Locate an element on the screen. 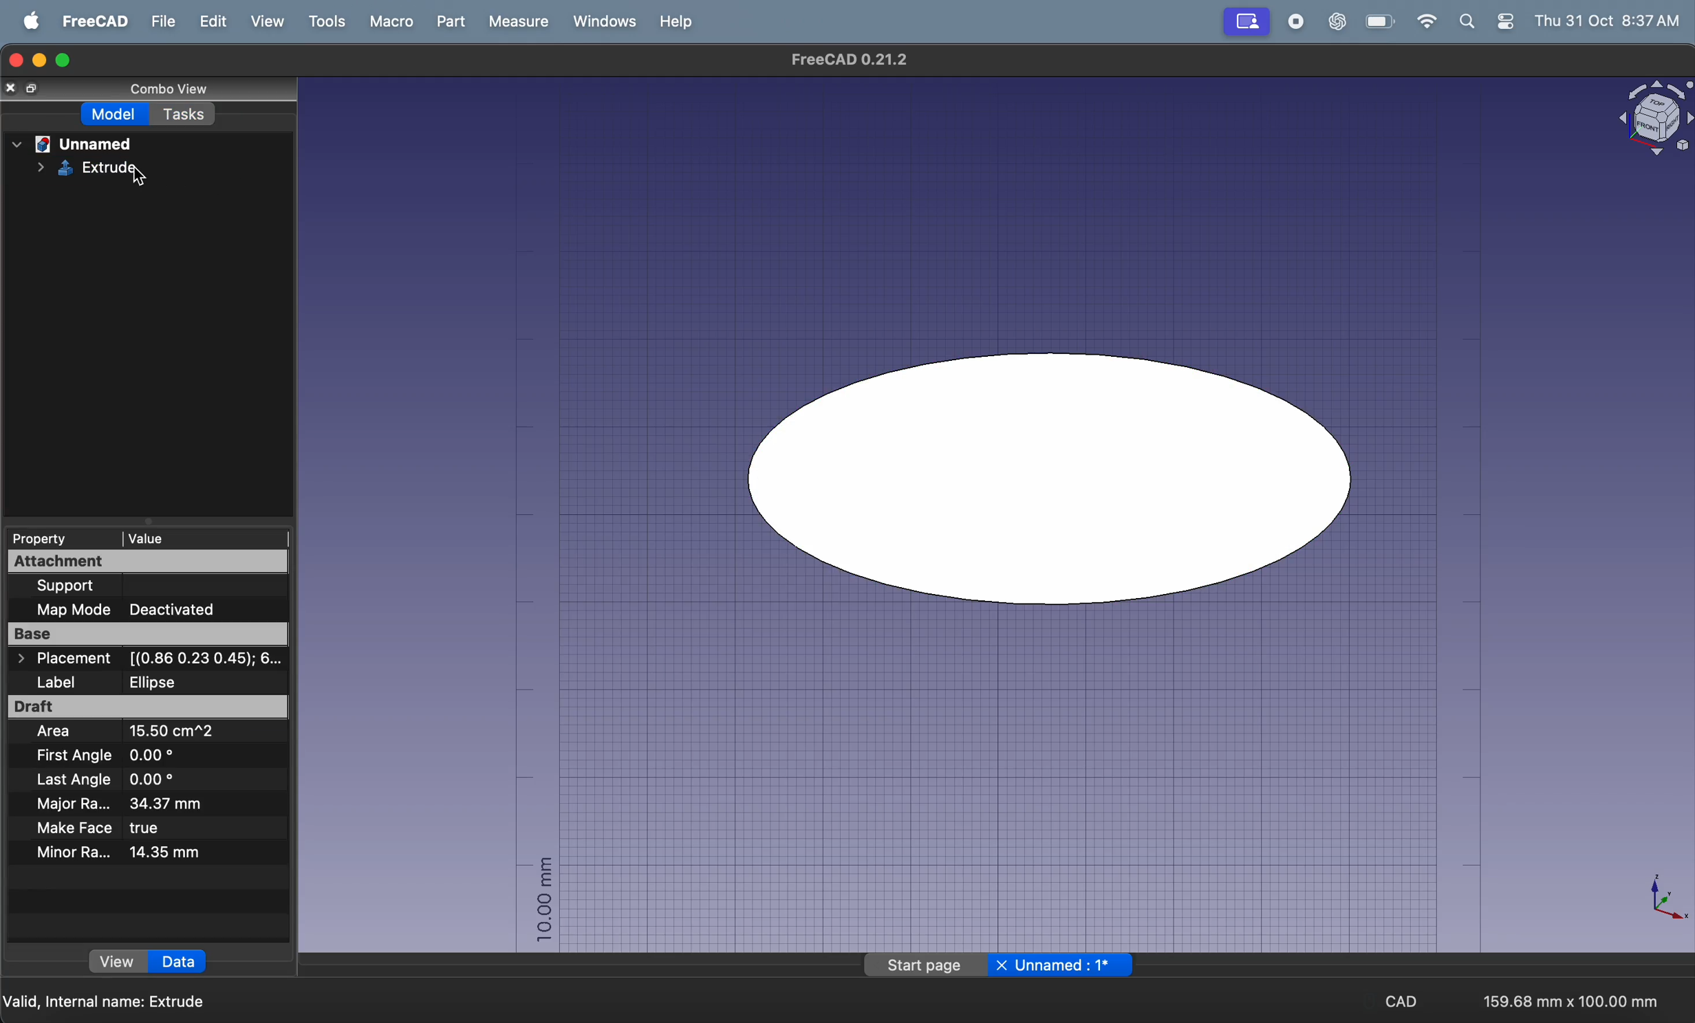 The image size is (1695, 1023). tasks is located at coordinates (192, 118).